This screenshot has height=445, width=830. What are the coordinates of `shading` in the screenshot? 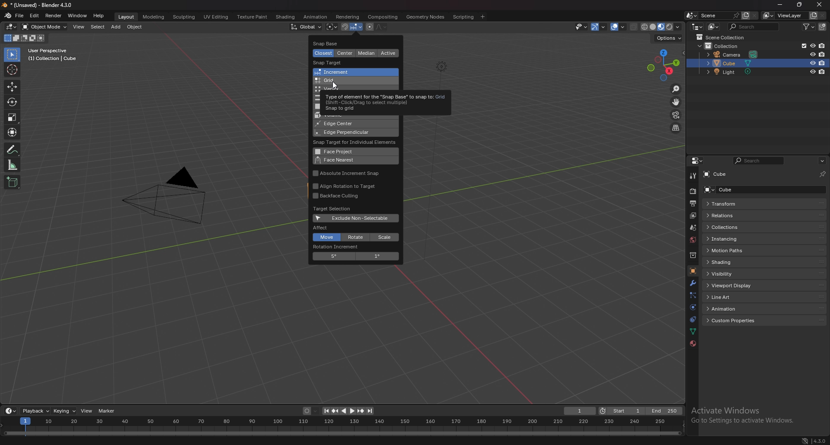 It's located at (285, 17).